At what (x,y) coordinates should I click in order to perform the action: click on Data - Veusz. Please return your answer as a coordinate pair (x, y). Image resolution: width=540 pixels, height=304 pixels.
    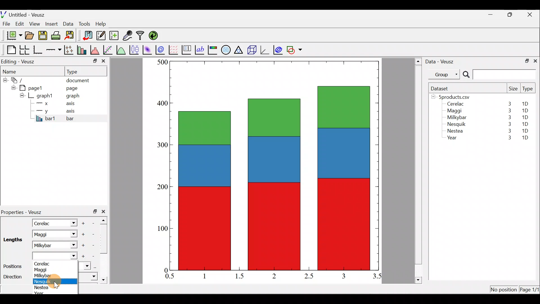
    Looking at the image, I should click on (441, 61).